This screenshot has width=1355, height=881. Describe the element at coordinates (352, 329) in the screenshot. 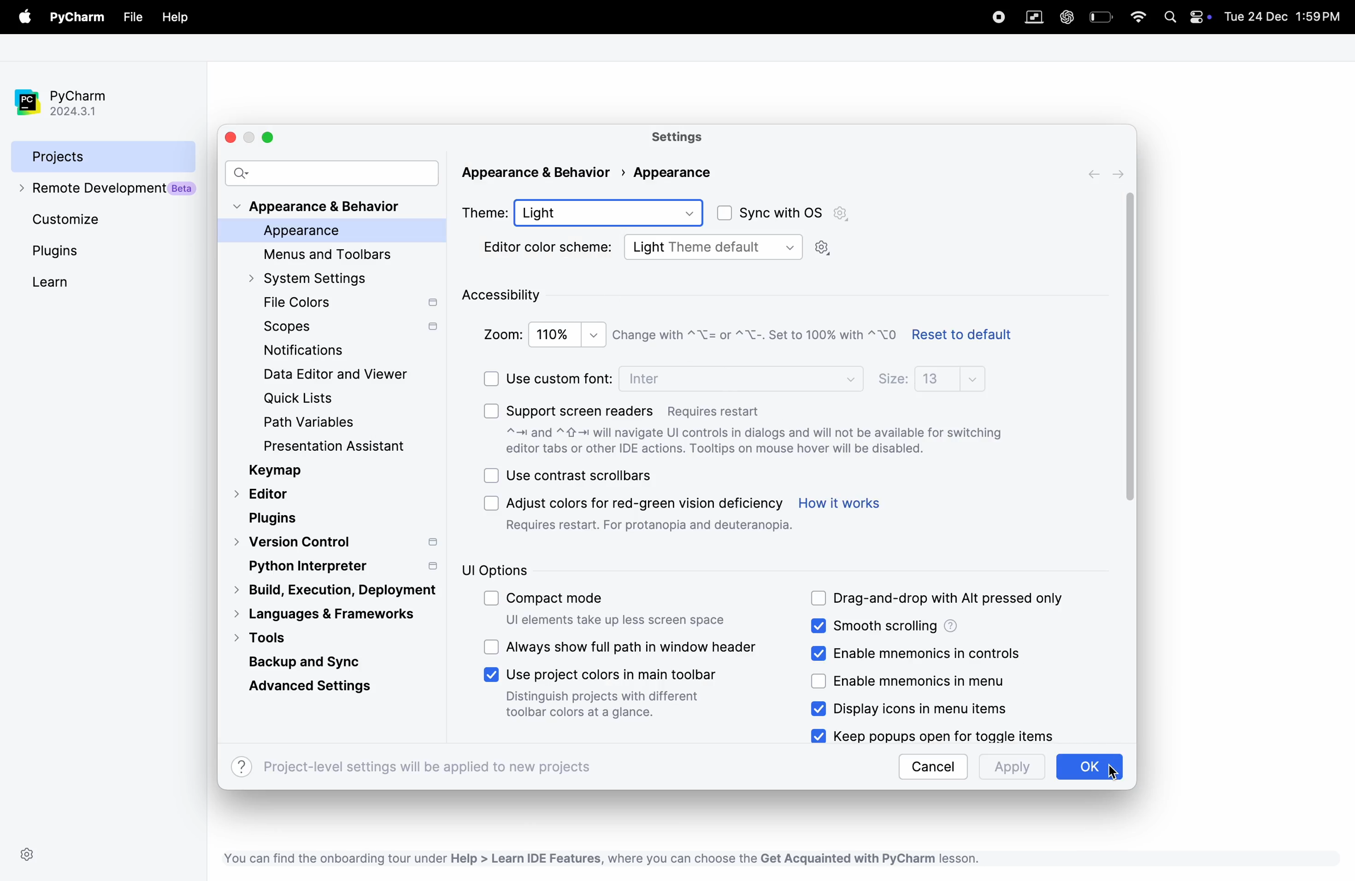

I see `scopes` at that location.